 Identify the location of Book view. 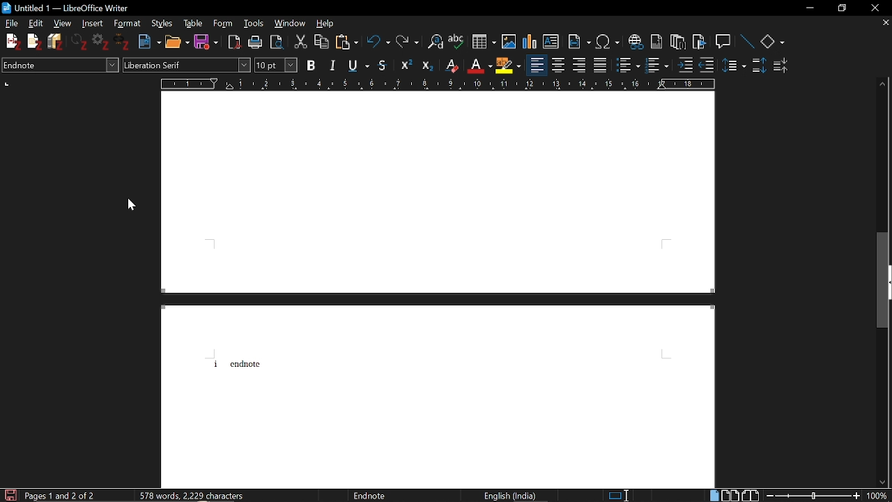
(750, 496).